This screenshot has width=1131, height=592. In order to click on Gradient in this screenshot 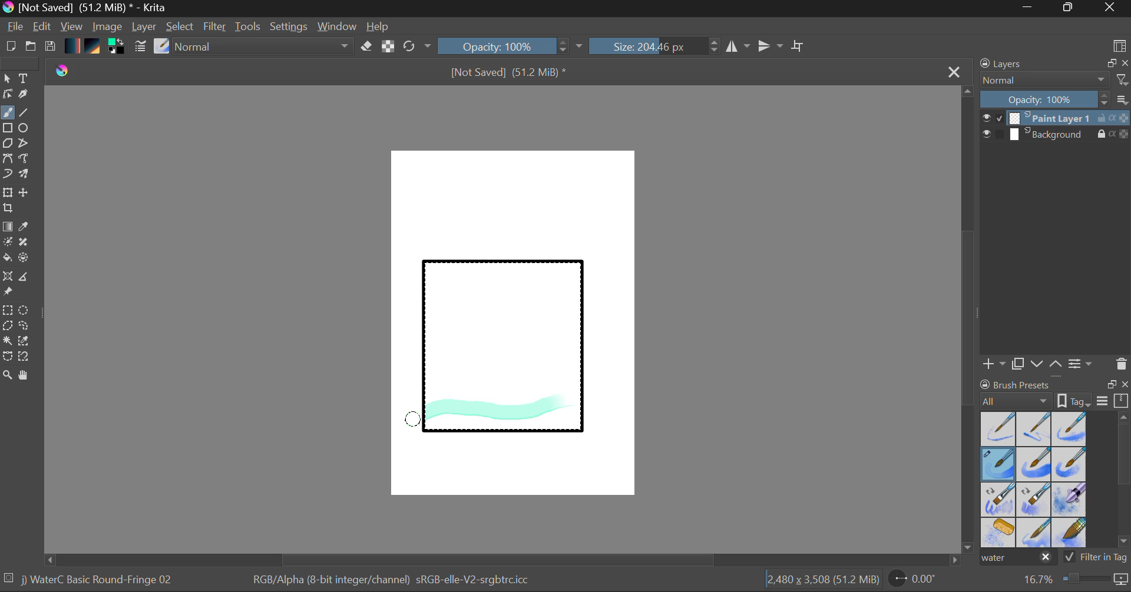, I will do `click(71, 45)`.